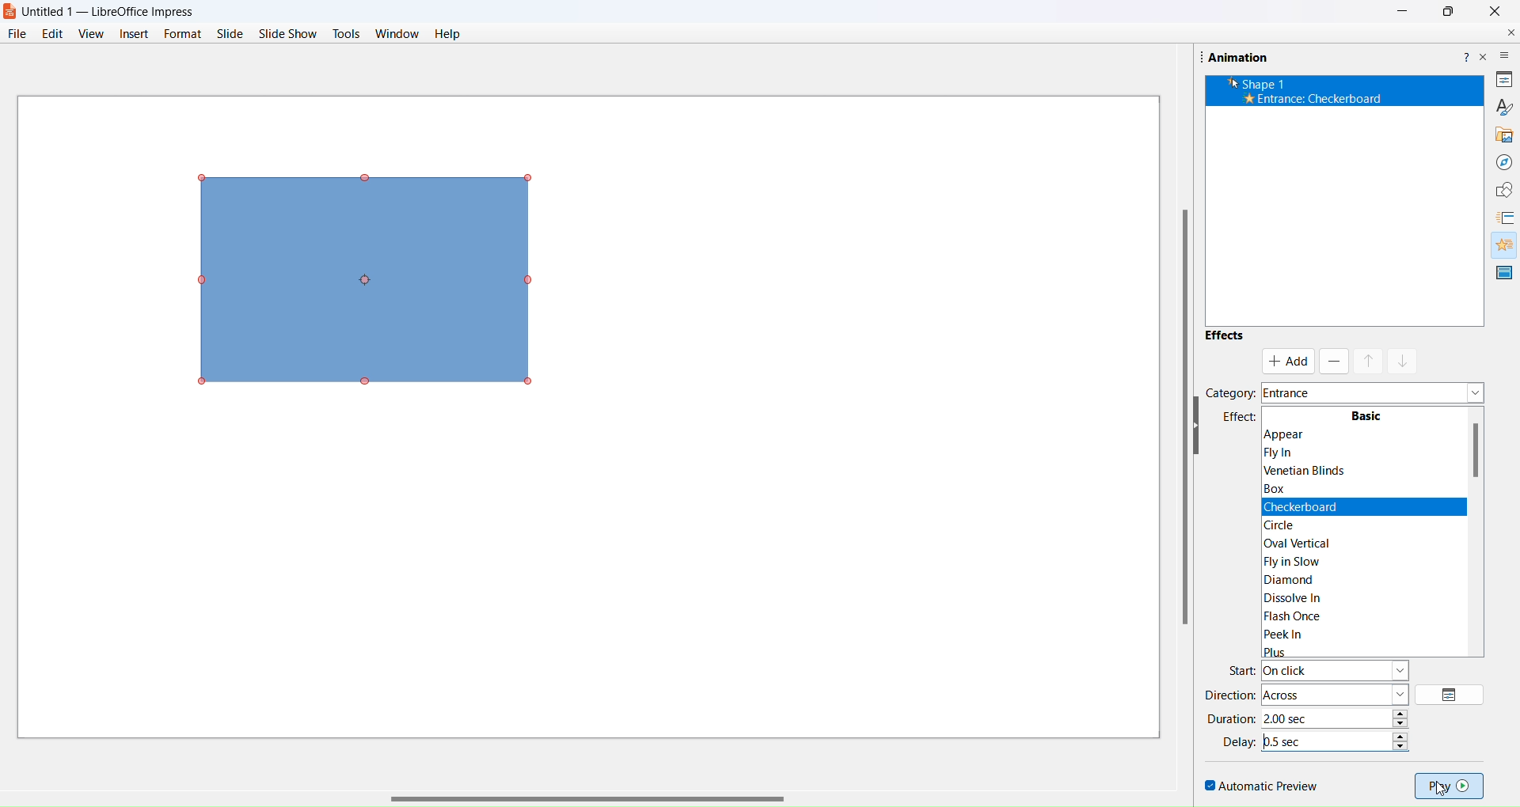 This screenshot has height=807, width=1520. What do you see at coordinates (1465, 55) in the screenshot?
I see `help` at bounding box center [1465, 55].